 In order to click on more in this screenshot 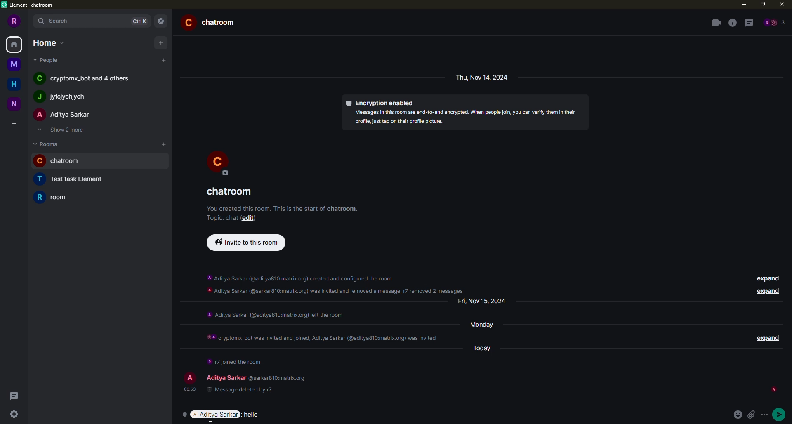, I will do `click(766, 415)`.